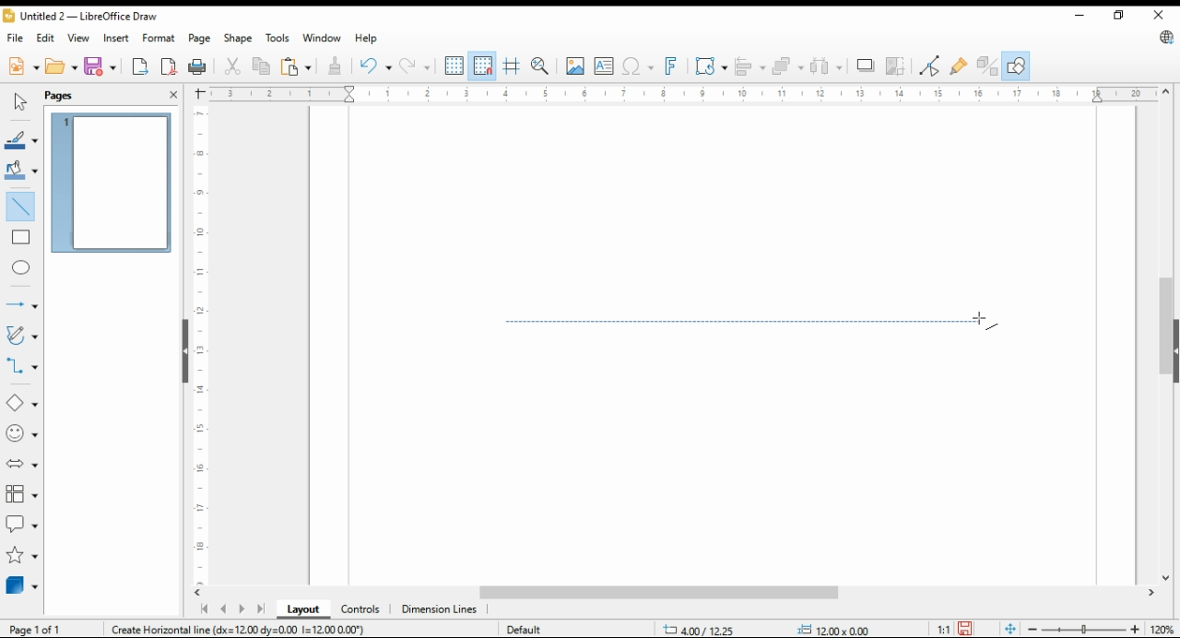 This screenshot has width=1180, height=638. Describe the element at coordinates (834, 629) in the screenshot. I see `0.00x0.00` at that location.